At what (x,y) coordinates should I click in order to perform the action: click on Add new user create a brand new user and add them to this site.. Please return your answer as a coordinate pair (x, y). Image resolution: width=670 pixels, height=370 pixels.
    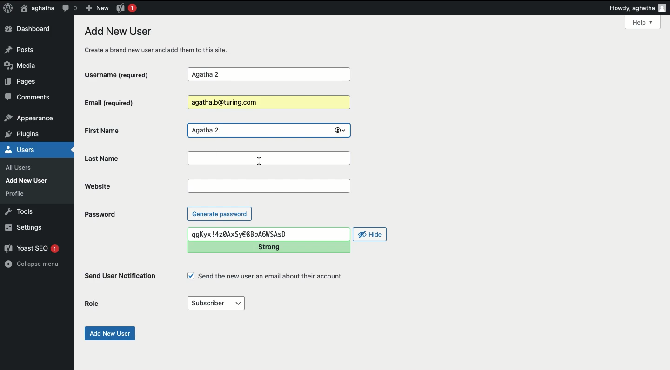
    Looking at the image, I should click on (161, 40).